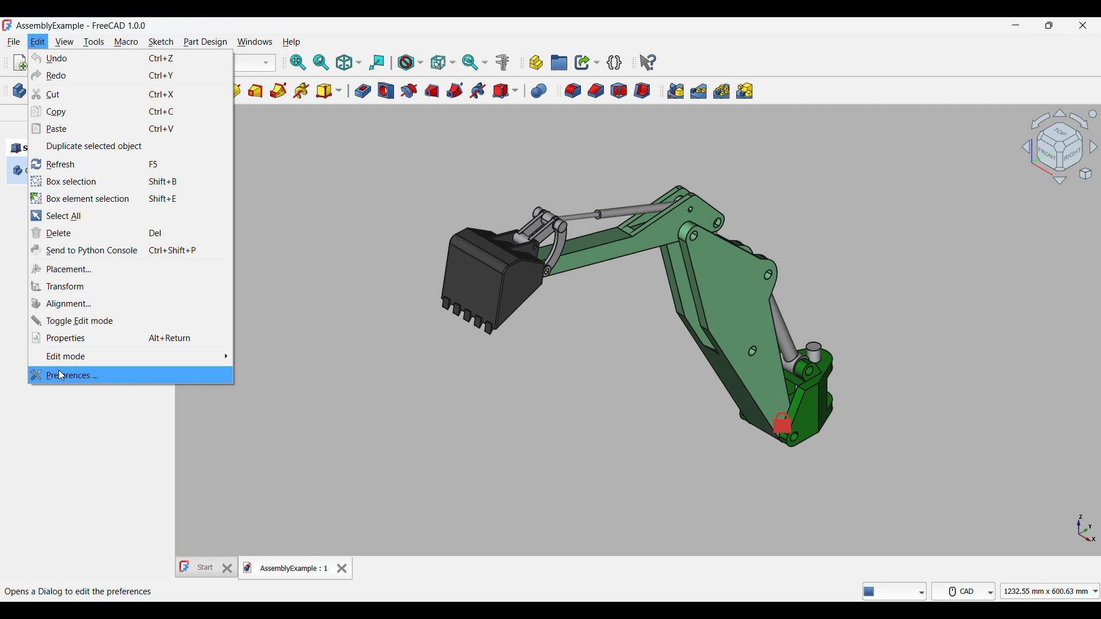  Describe the element at coordinates (506, 91) in the screenshot. I see `Create a subtractive primitive` at that location.